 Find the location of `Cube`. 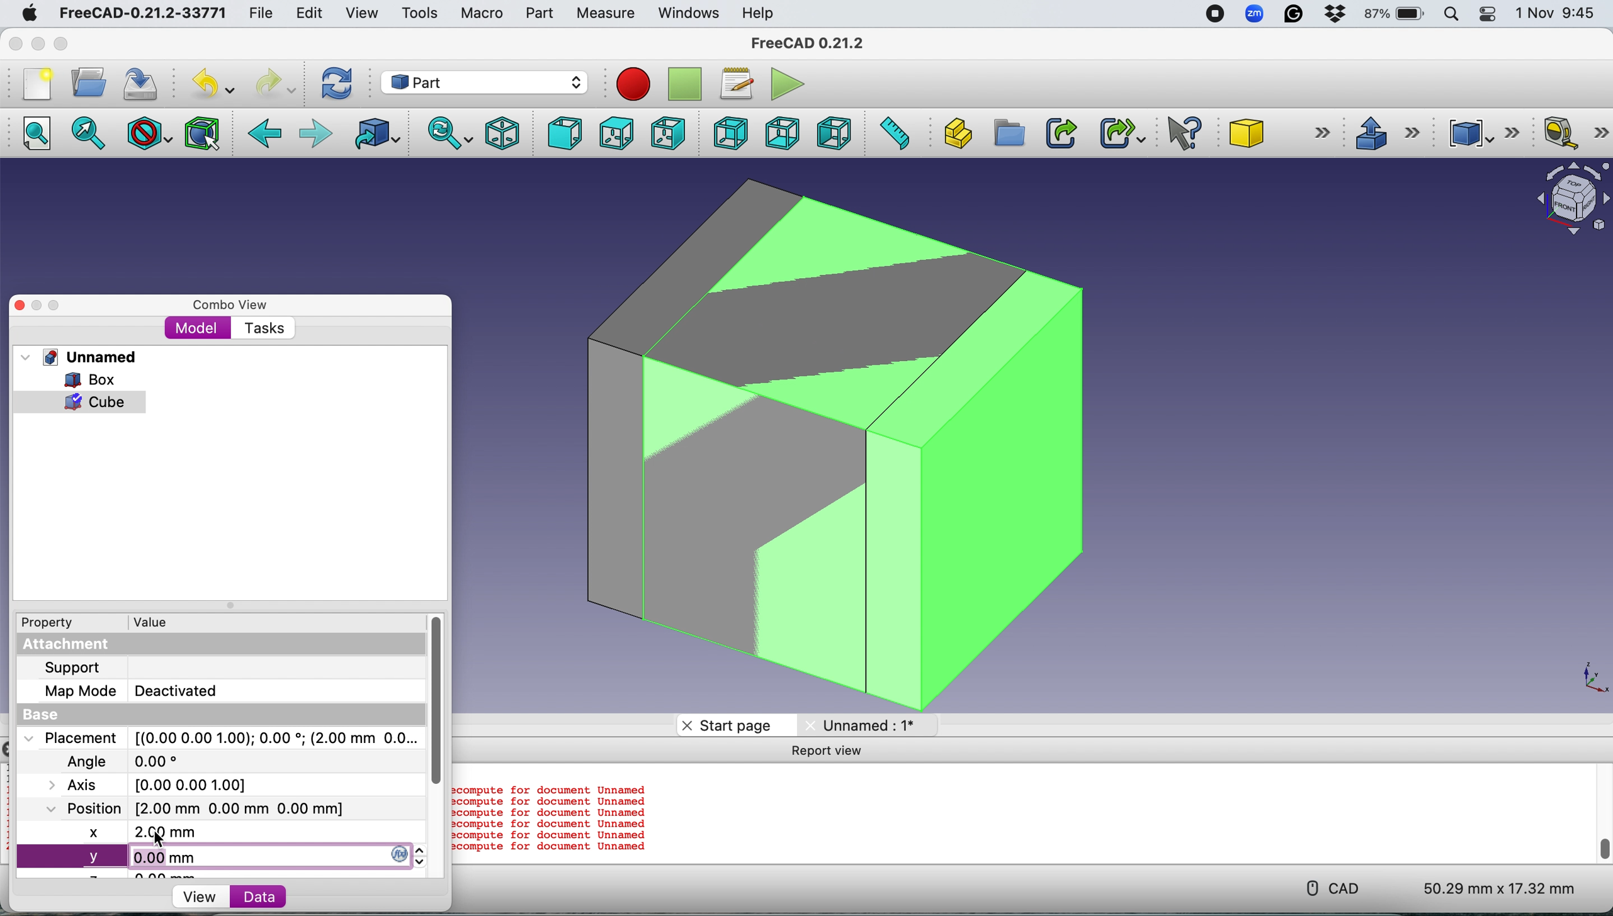

Cube is located at coordinates (1276, 133).